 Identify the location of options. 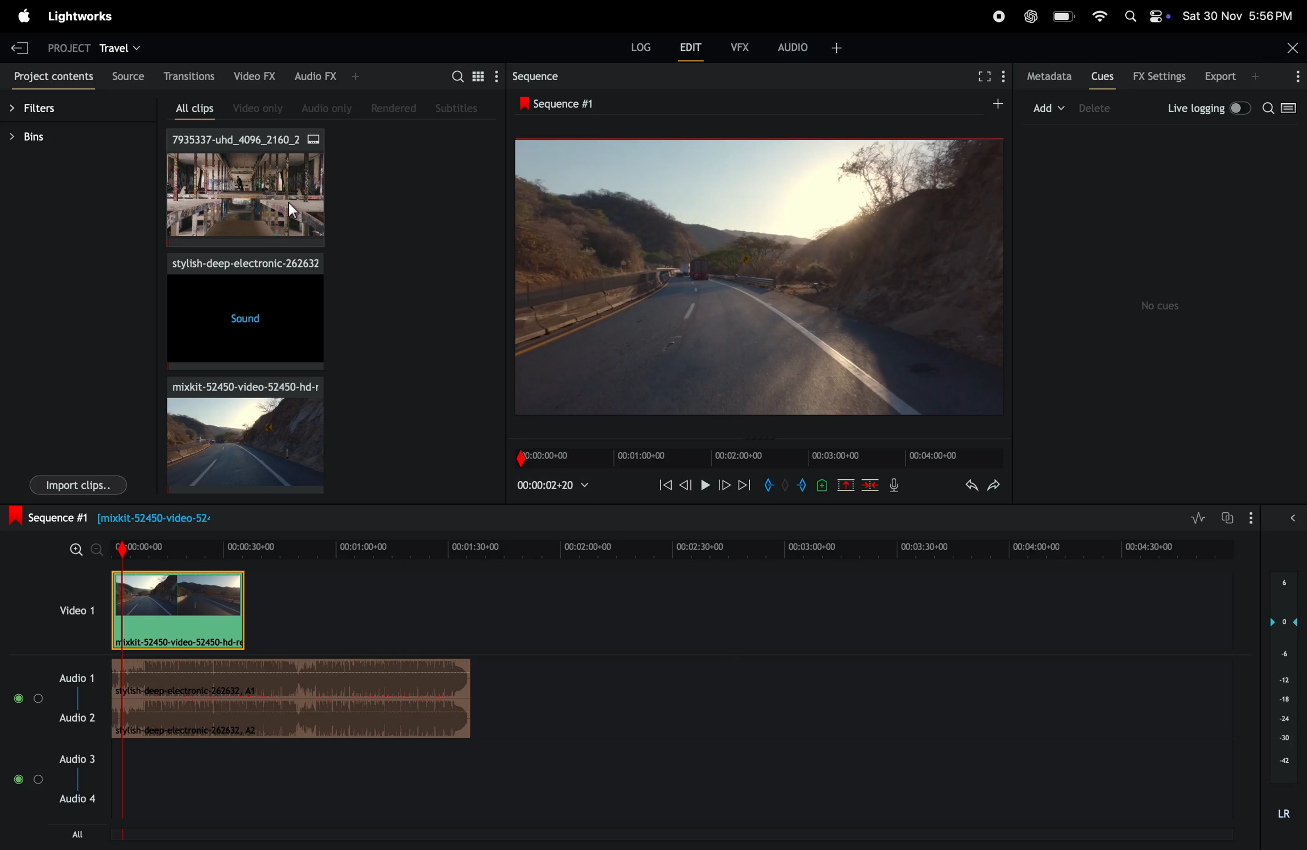
(1294, 76).